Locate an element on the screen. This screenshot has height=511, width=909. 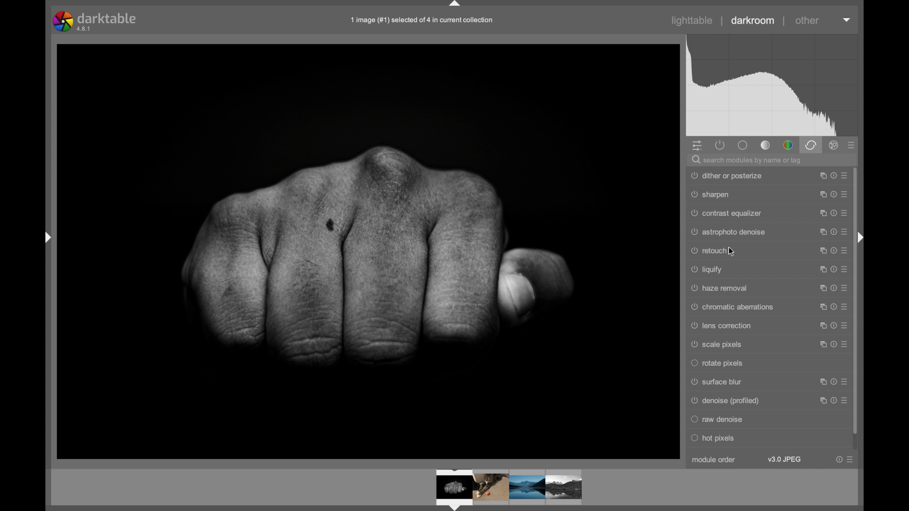
help is located at coordinates (831, 213).